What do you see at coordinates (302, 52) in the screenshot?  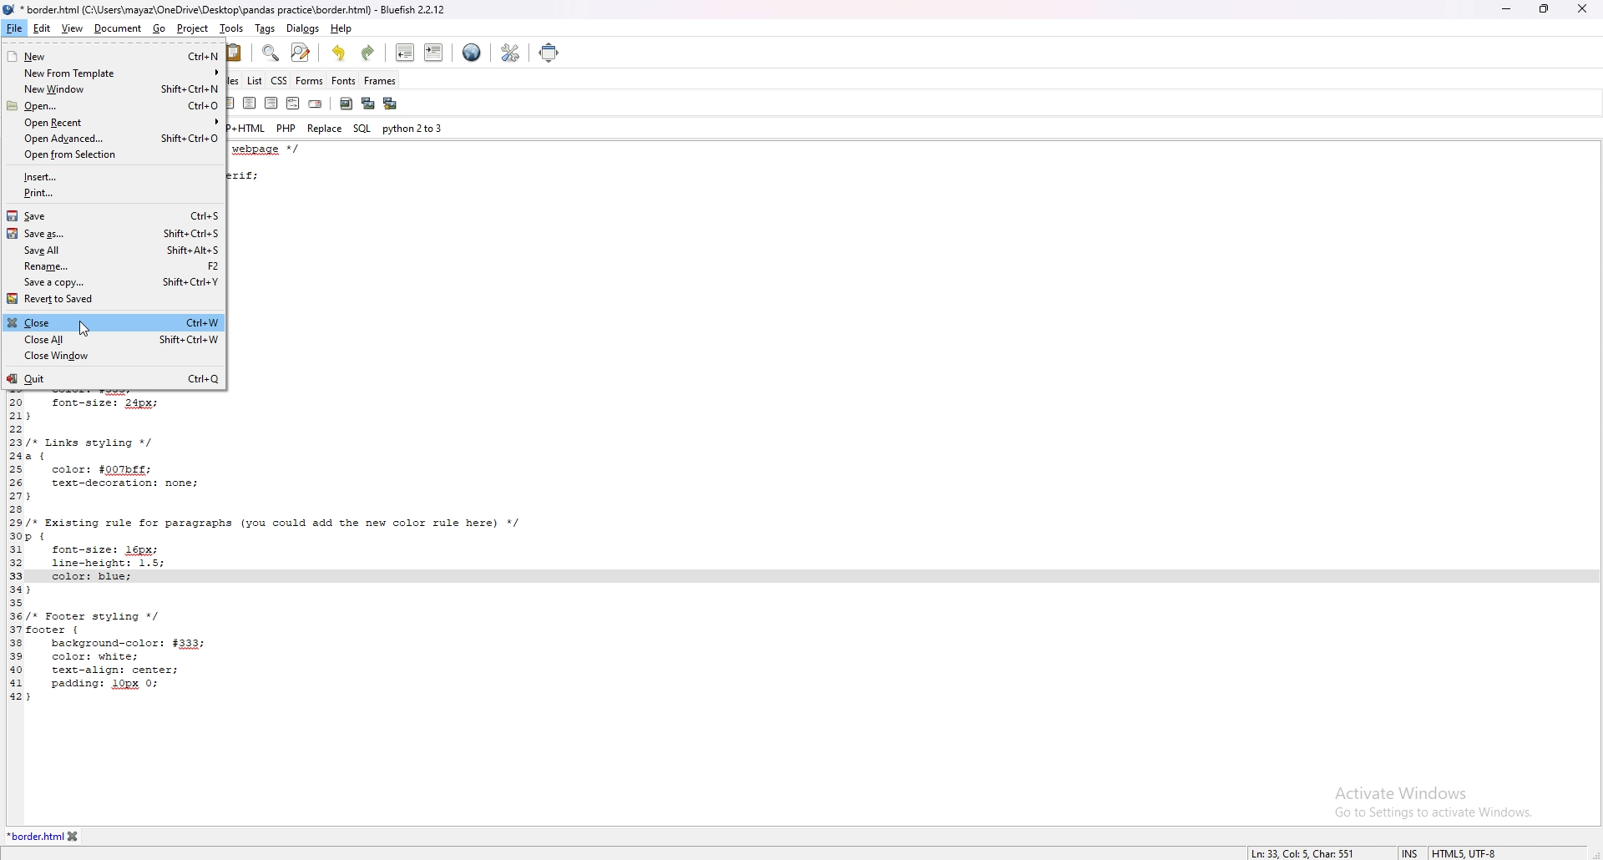 I see `advanced find and replace` at bounding box center [302, 52].